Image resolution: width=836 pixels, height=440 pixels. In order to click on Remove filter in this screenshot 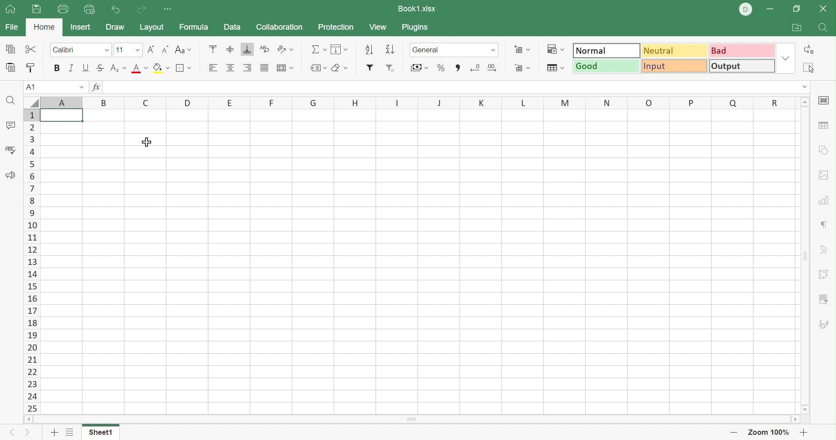, I will do `click(390, 69)`.